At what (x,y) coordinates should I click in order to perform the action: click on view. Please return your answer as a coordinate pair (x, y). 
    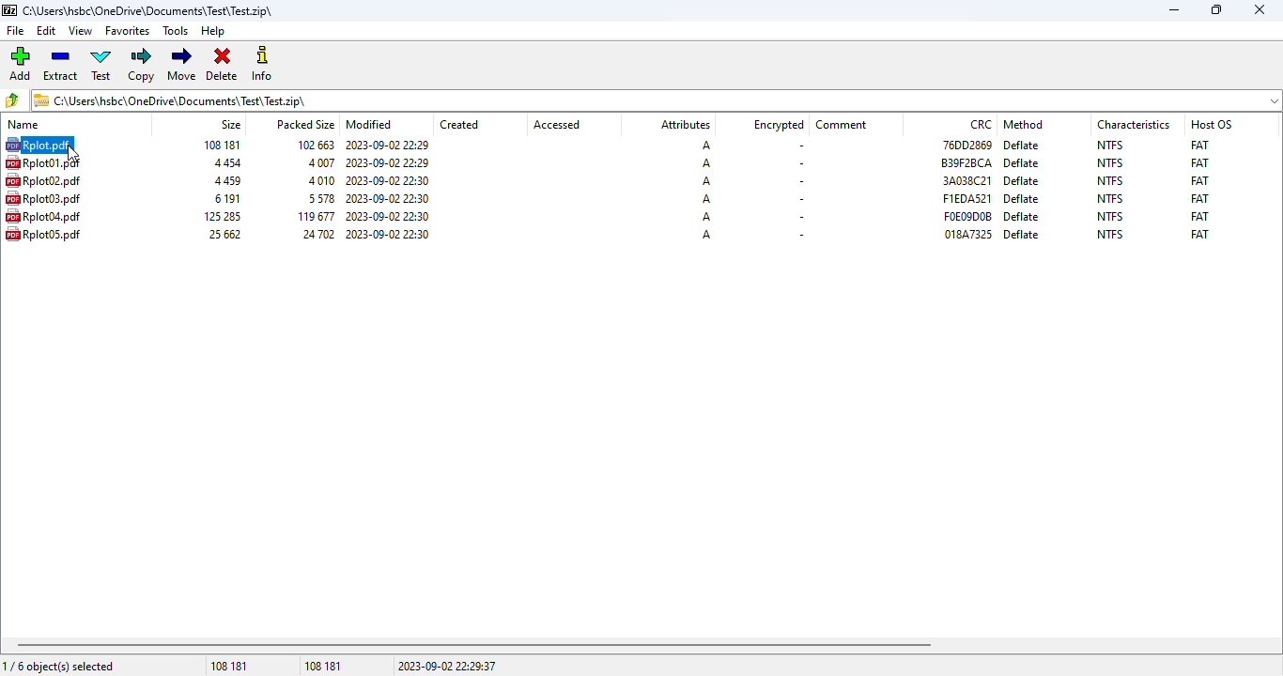
    Looking at the image, I should click on (81, 31).